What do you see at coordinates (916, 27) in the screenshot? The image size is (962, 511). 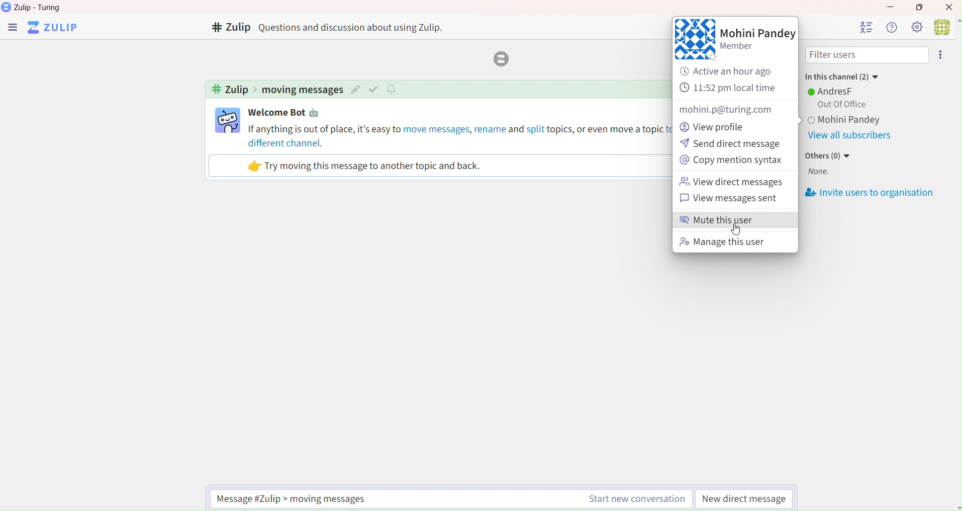 I see `Settings` at bounding box center [916, 27].